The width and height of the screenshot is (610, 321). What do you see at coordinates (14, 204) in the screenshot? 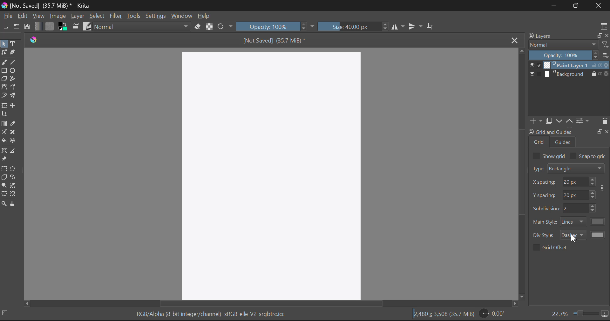
I see `Pan` at bounding box center [14, 204].